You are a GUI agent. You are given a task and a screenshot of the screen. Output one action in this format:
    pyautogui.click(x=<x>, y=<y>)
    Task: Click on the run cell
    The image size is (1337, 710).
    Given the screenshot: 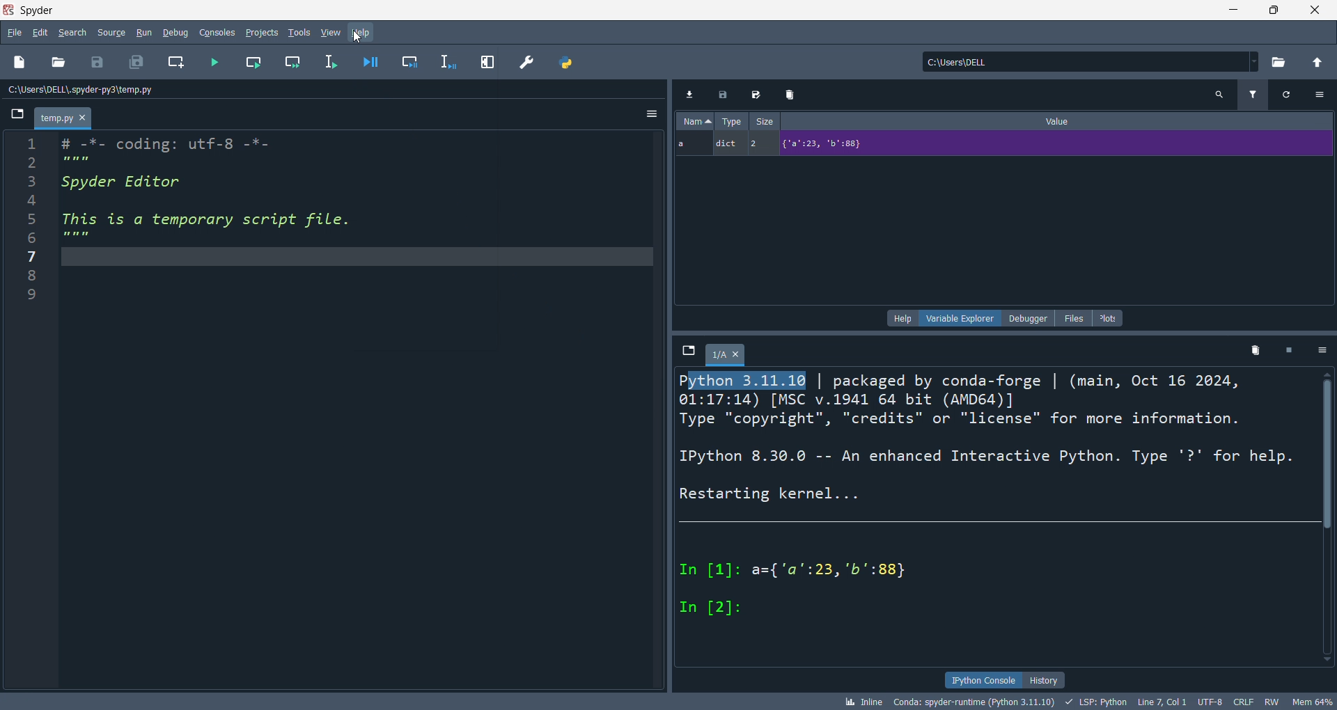 What is the action you would take?
    pyautogui.click(x=256, y=63)
    